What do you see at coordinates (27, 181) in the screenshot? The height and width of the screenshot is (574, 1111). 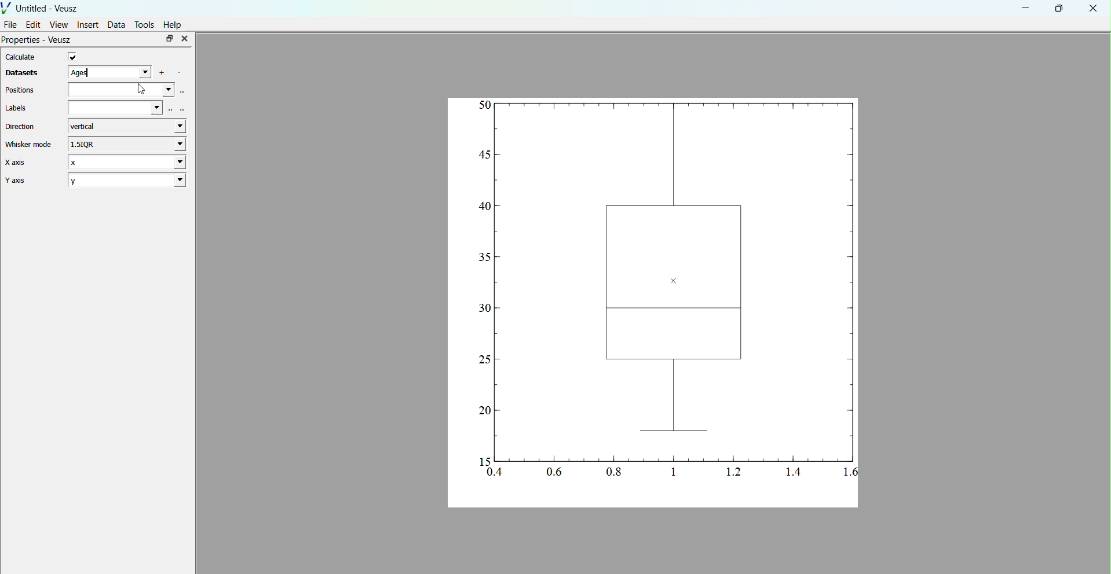 I see `Y axis` at bounding box center [27, 181].